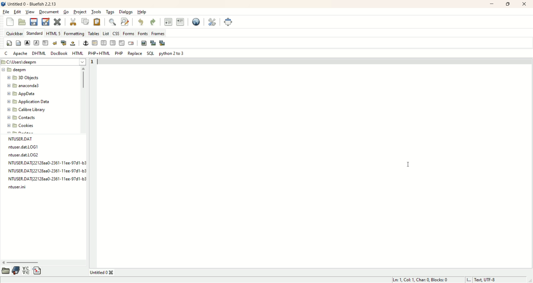 This screenshot has width=533, height=283. Describe the element at coordinates (35, 33) in the screenshot. I see `Standard` at that location.